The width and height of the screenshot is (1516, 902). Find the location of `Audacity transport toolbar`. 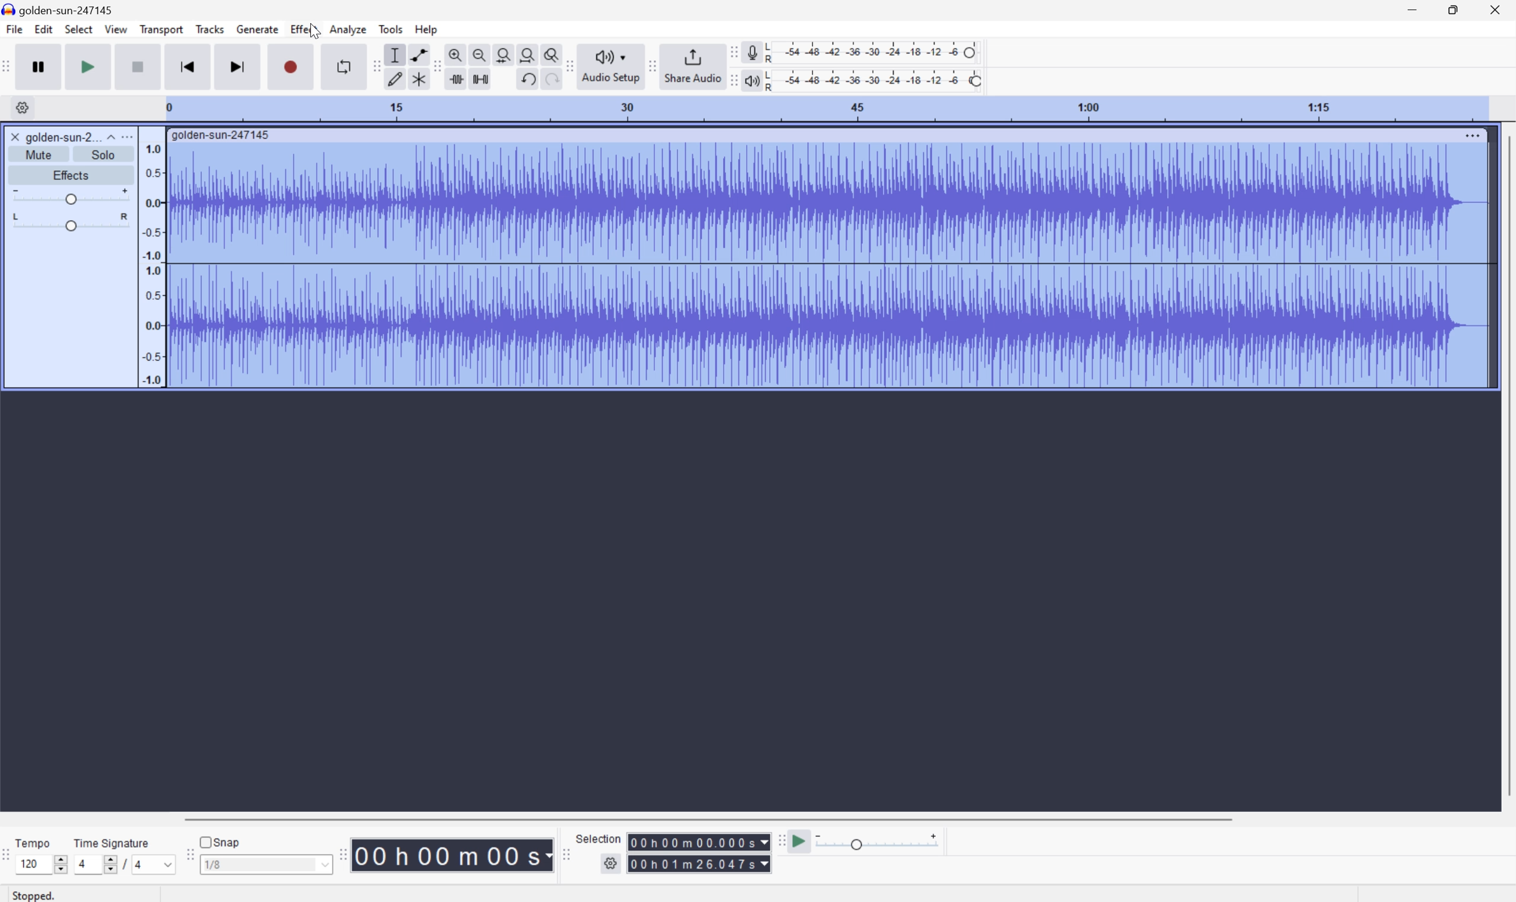

Audacity transport toolbar is located at coordinates (10, 64).